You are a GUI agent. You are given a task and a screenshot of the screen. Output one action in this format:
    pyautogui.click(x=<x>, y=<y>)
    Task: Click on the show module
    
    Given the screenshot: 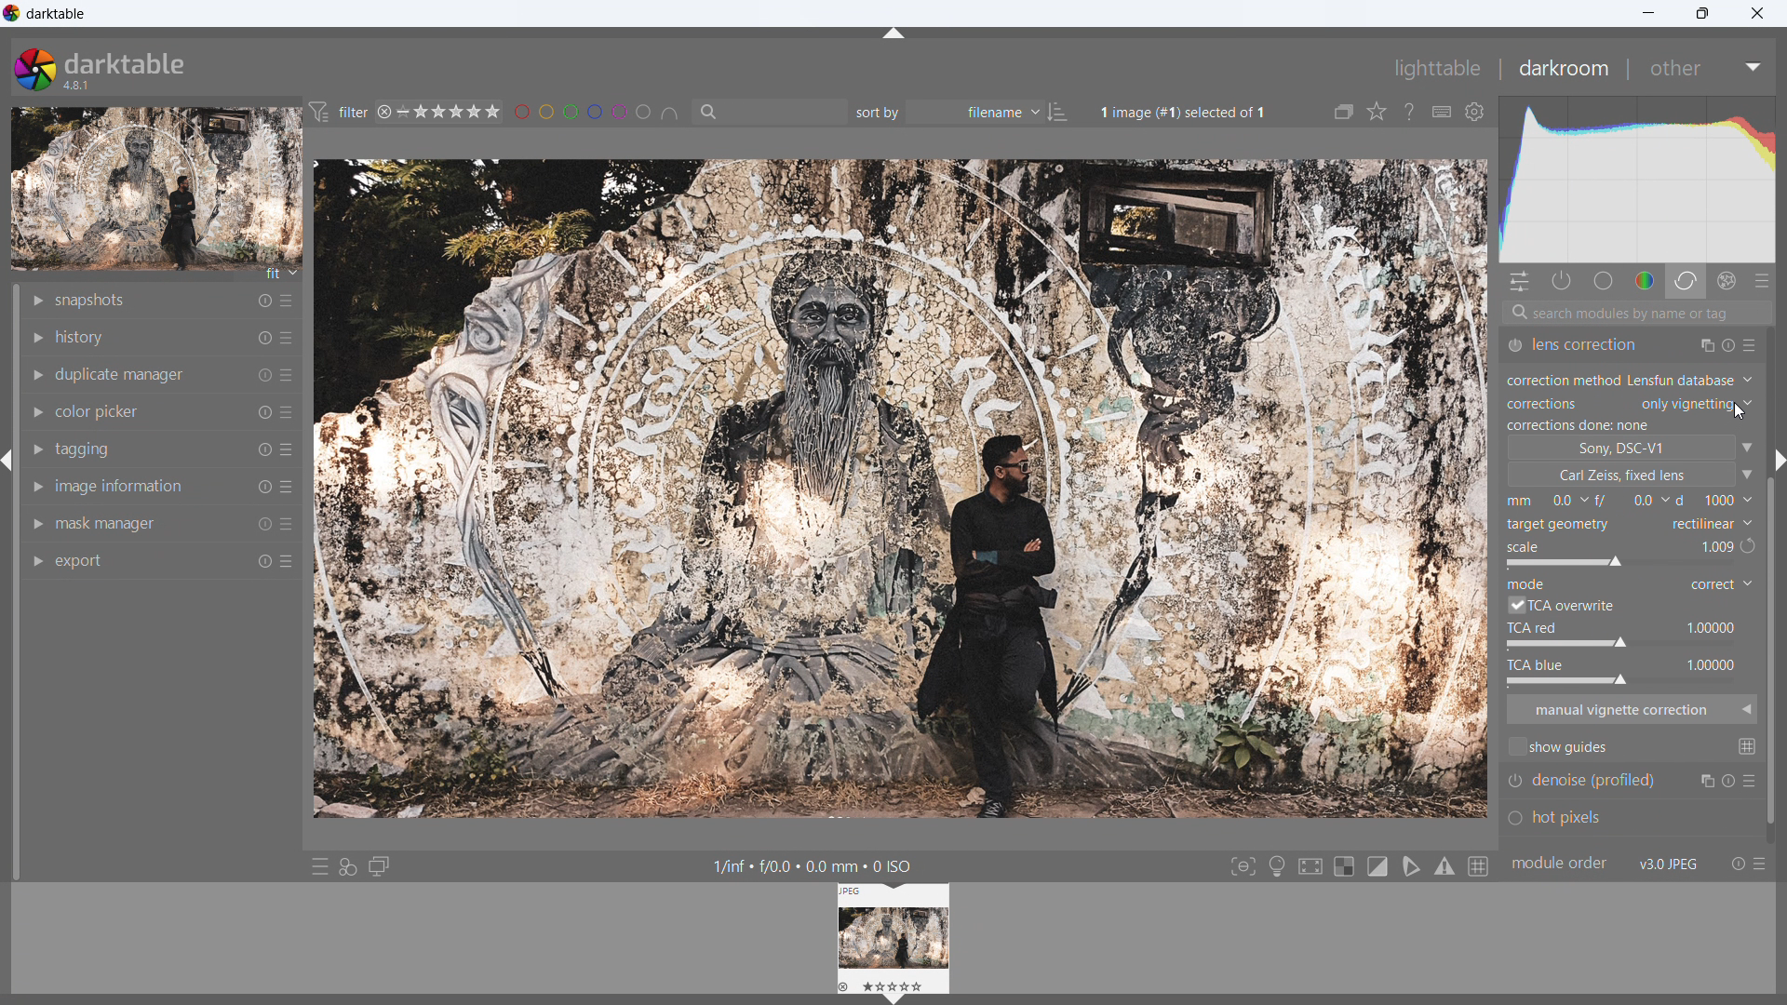 What is the action you would take?
    pyautogui.click(x=41, y=486)
    